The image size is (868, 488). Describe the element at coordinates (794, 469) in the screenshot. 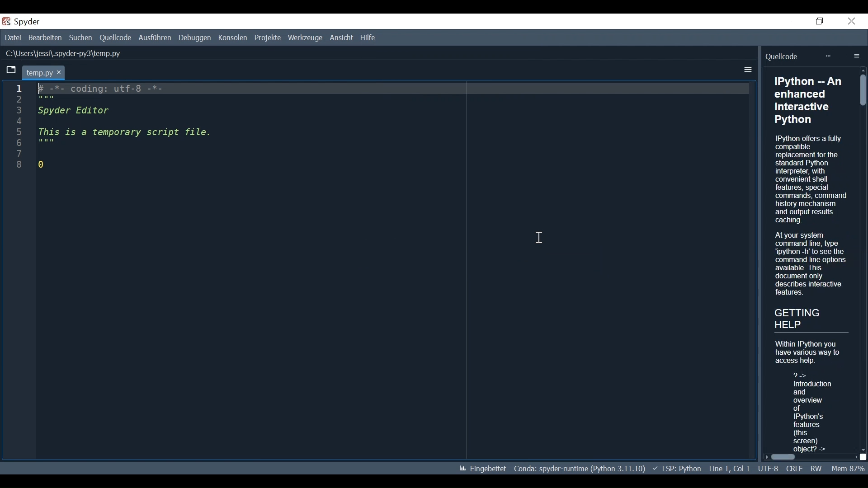

I see `CRLF` at that location.